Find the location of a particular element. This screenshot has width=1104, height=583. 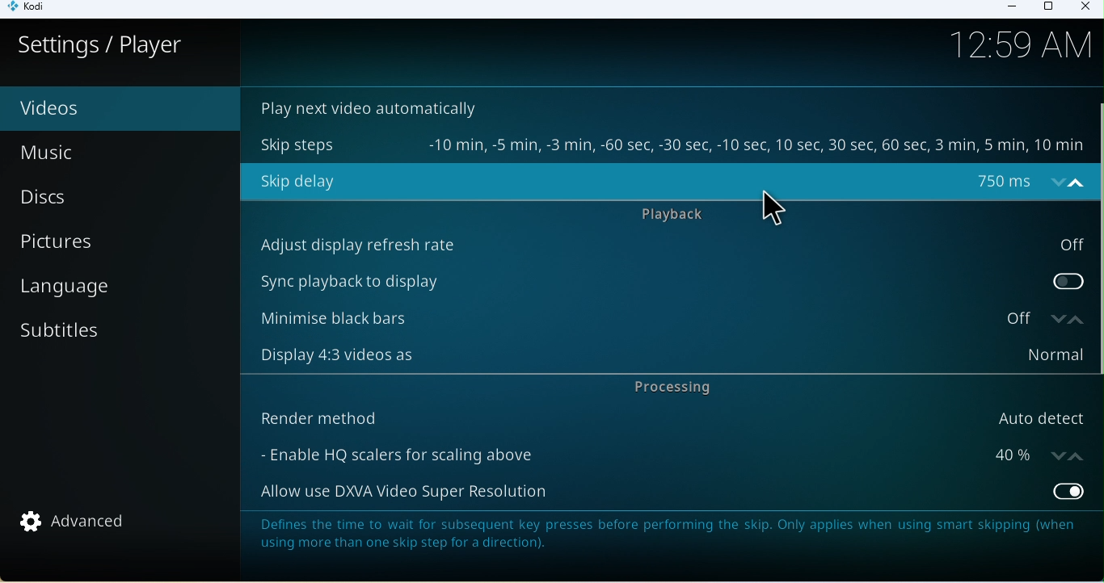

Advanced is located at coordinates (82, 524).